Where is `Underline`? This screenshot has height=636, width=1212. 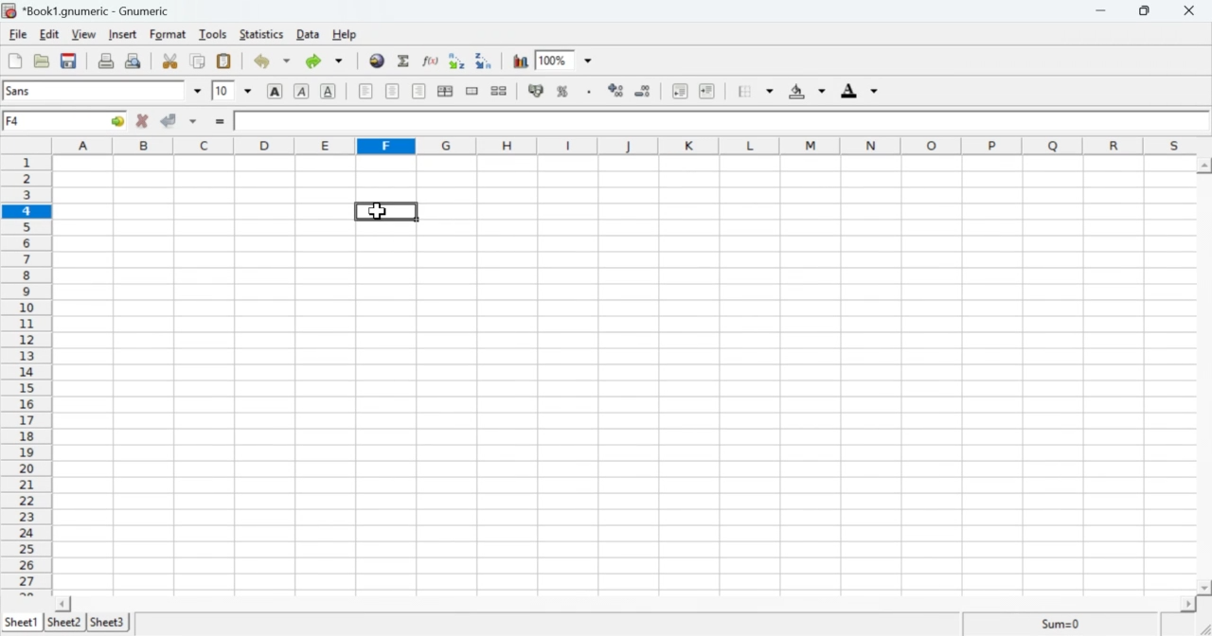
Underline is located at coordinates (329, 92).